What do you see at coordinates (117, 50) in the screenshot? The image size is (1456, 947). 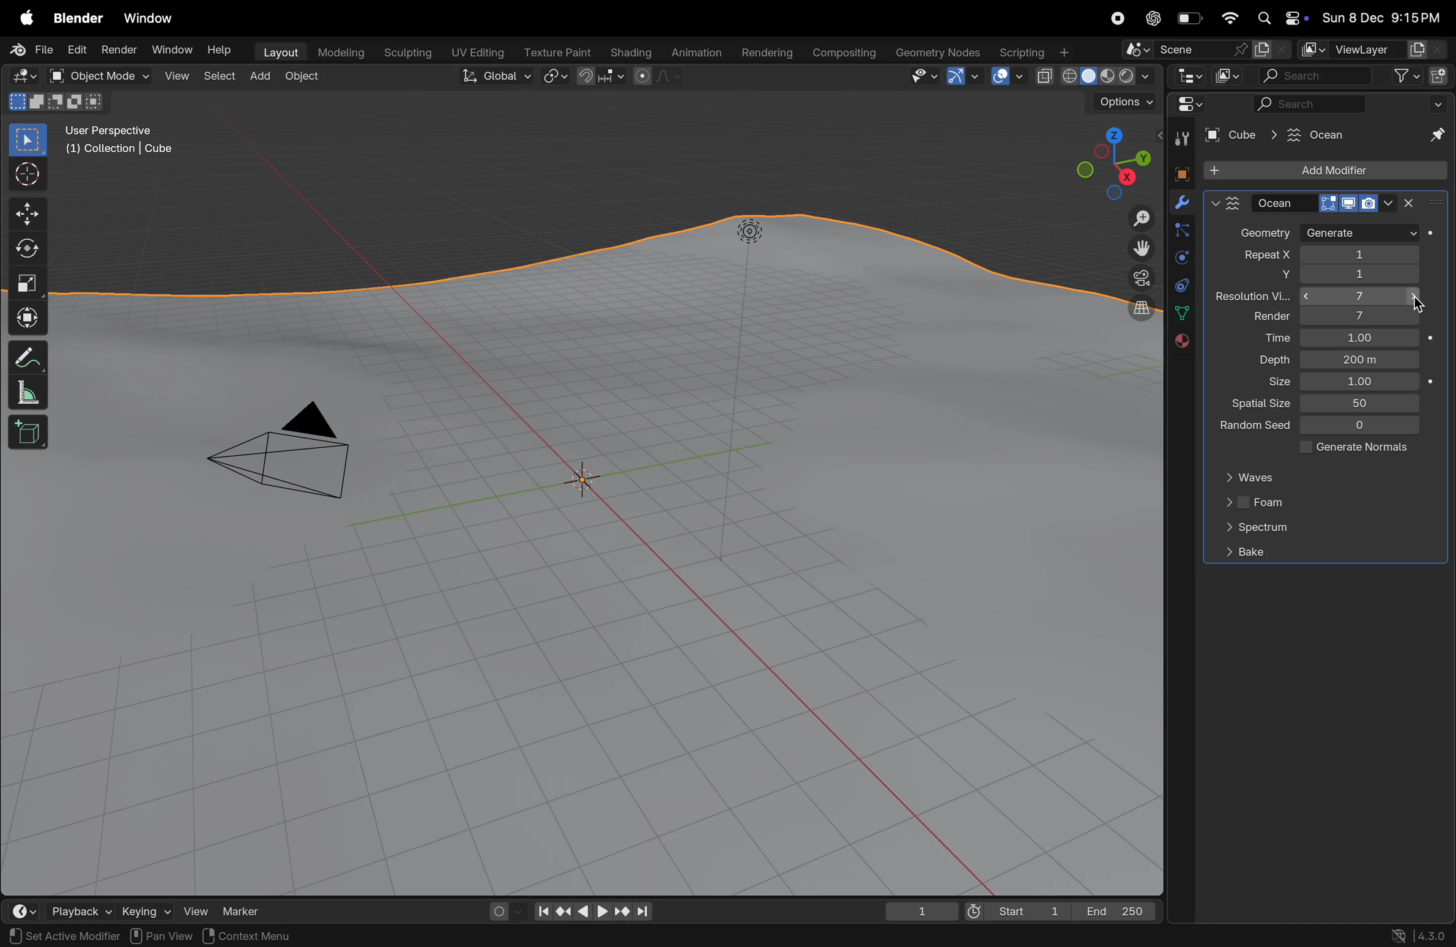 I see `render` at bounding box center [117, 50].